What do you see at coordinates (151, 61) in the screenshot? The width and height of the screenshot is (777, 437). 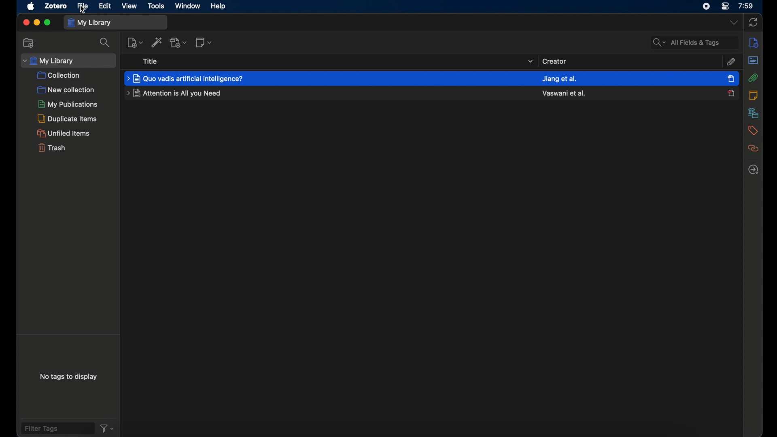 I see `title` at bounding box center [151, 61].